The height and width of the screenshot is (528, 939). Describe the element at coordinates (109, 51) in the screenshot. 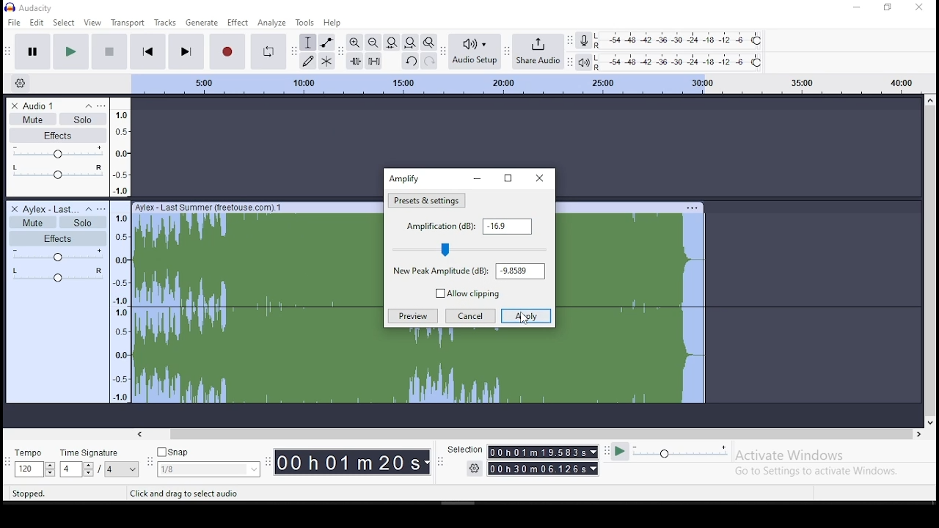

I see `stop` at that location.